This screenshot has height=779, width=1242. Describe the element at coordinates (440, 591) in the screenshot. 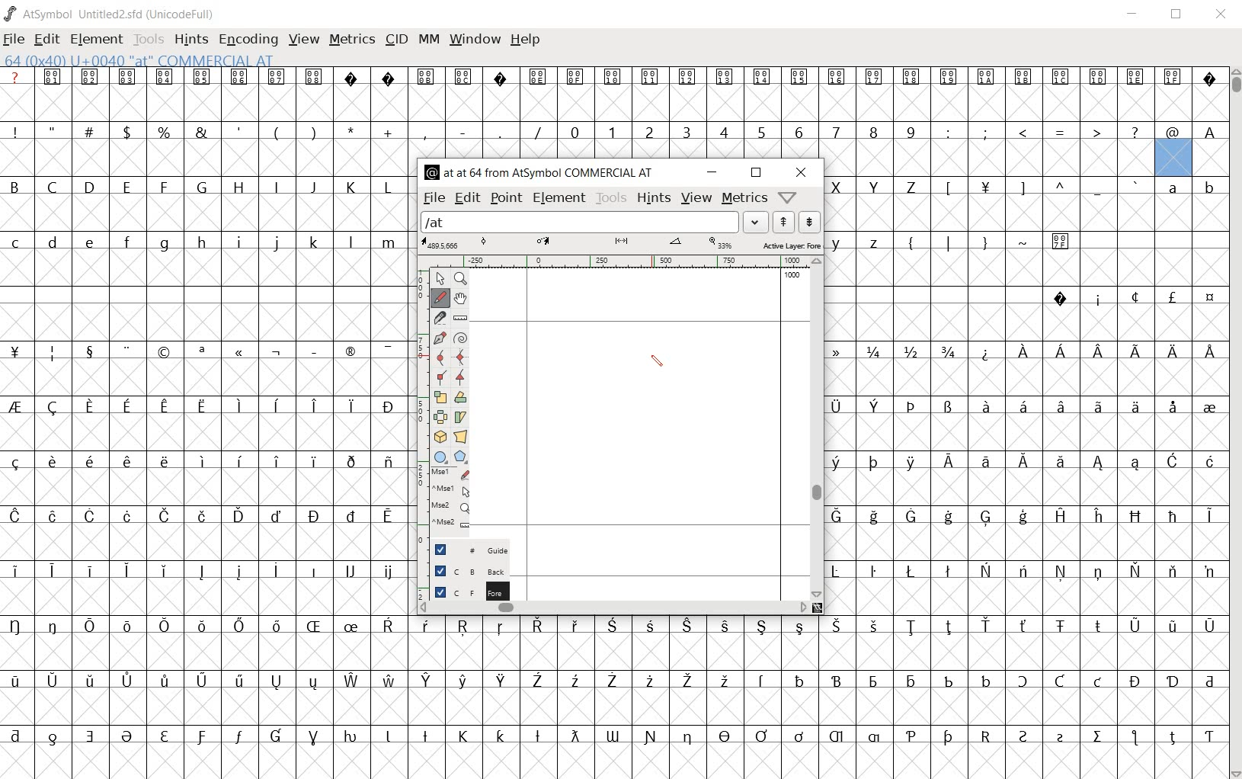

I see `checkbox` at that location.